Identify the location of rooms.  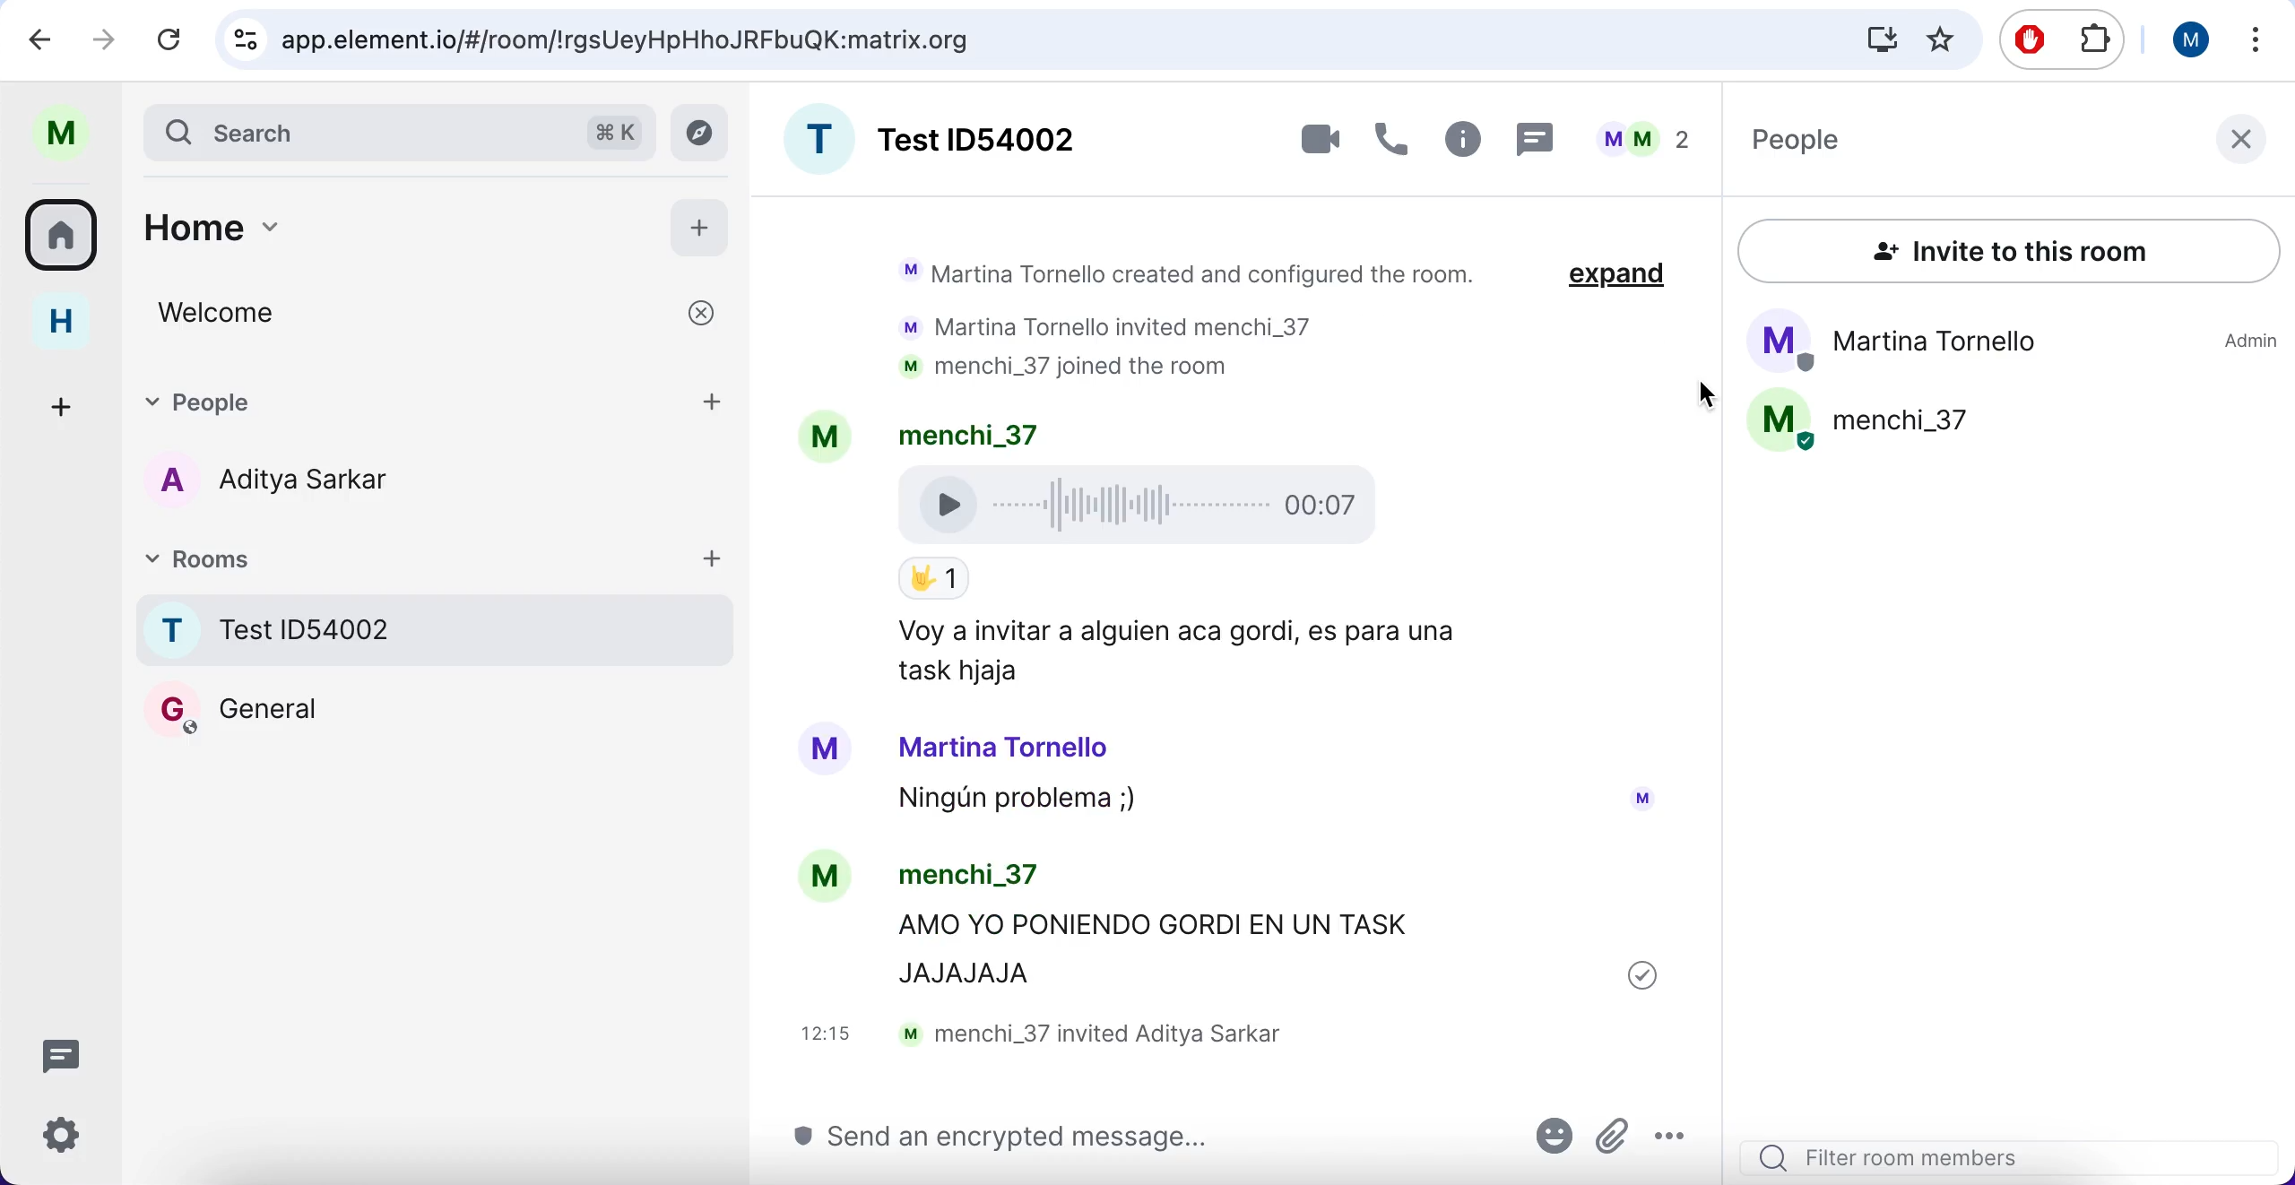
(403, 556).